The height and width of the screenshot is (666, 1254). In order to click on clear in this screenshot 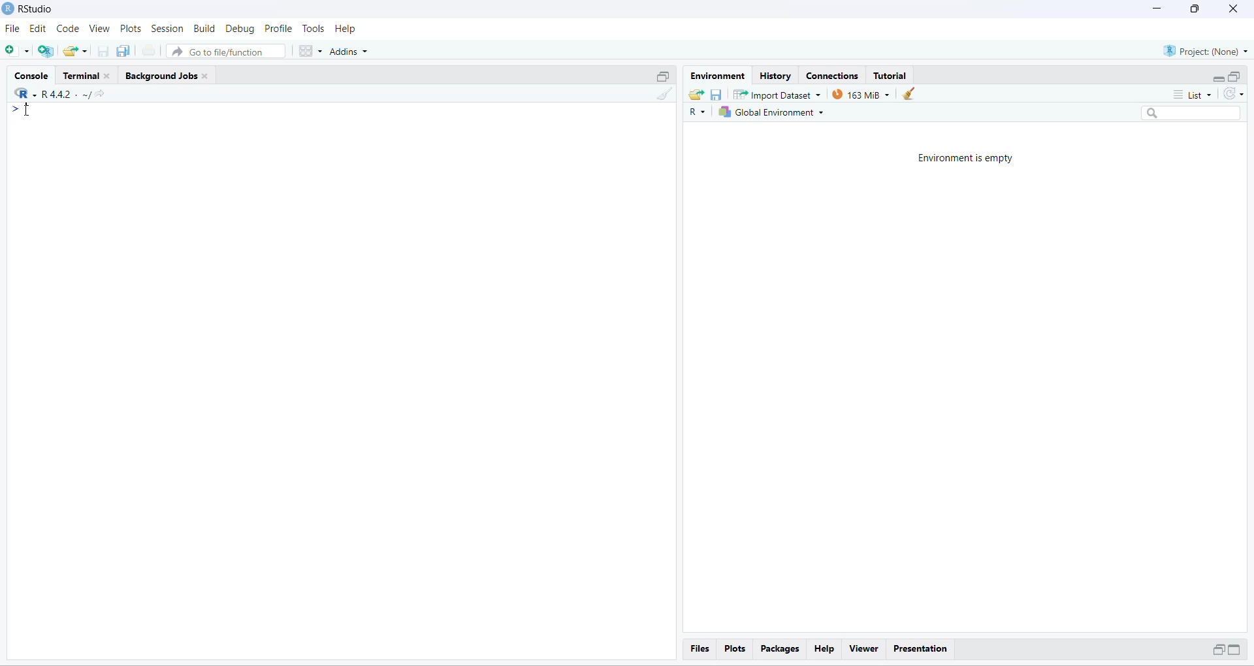, I will do `click(910, 93)`.